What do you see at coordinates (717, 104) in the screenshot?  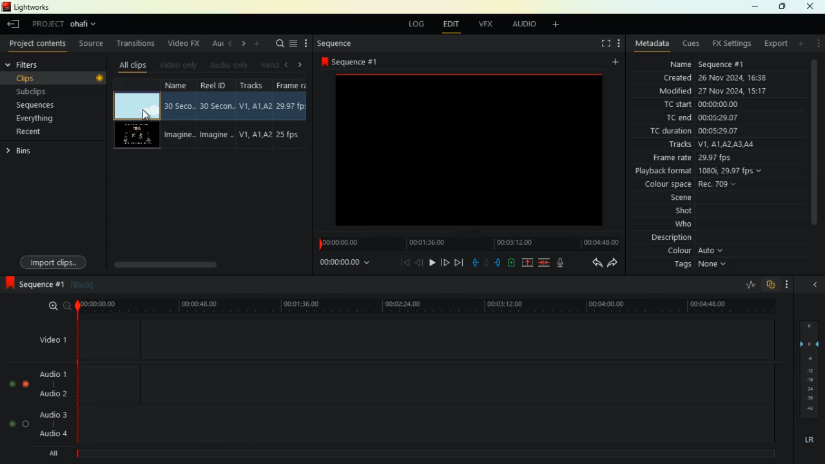 I see `tc start` at bounding box center [717, 104].